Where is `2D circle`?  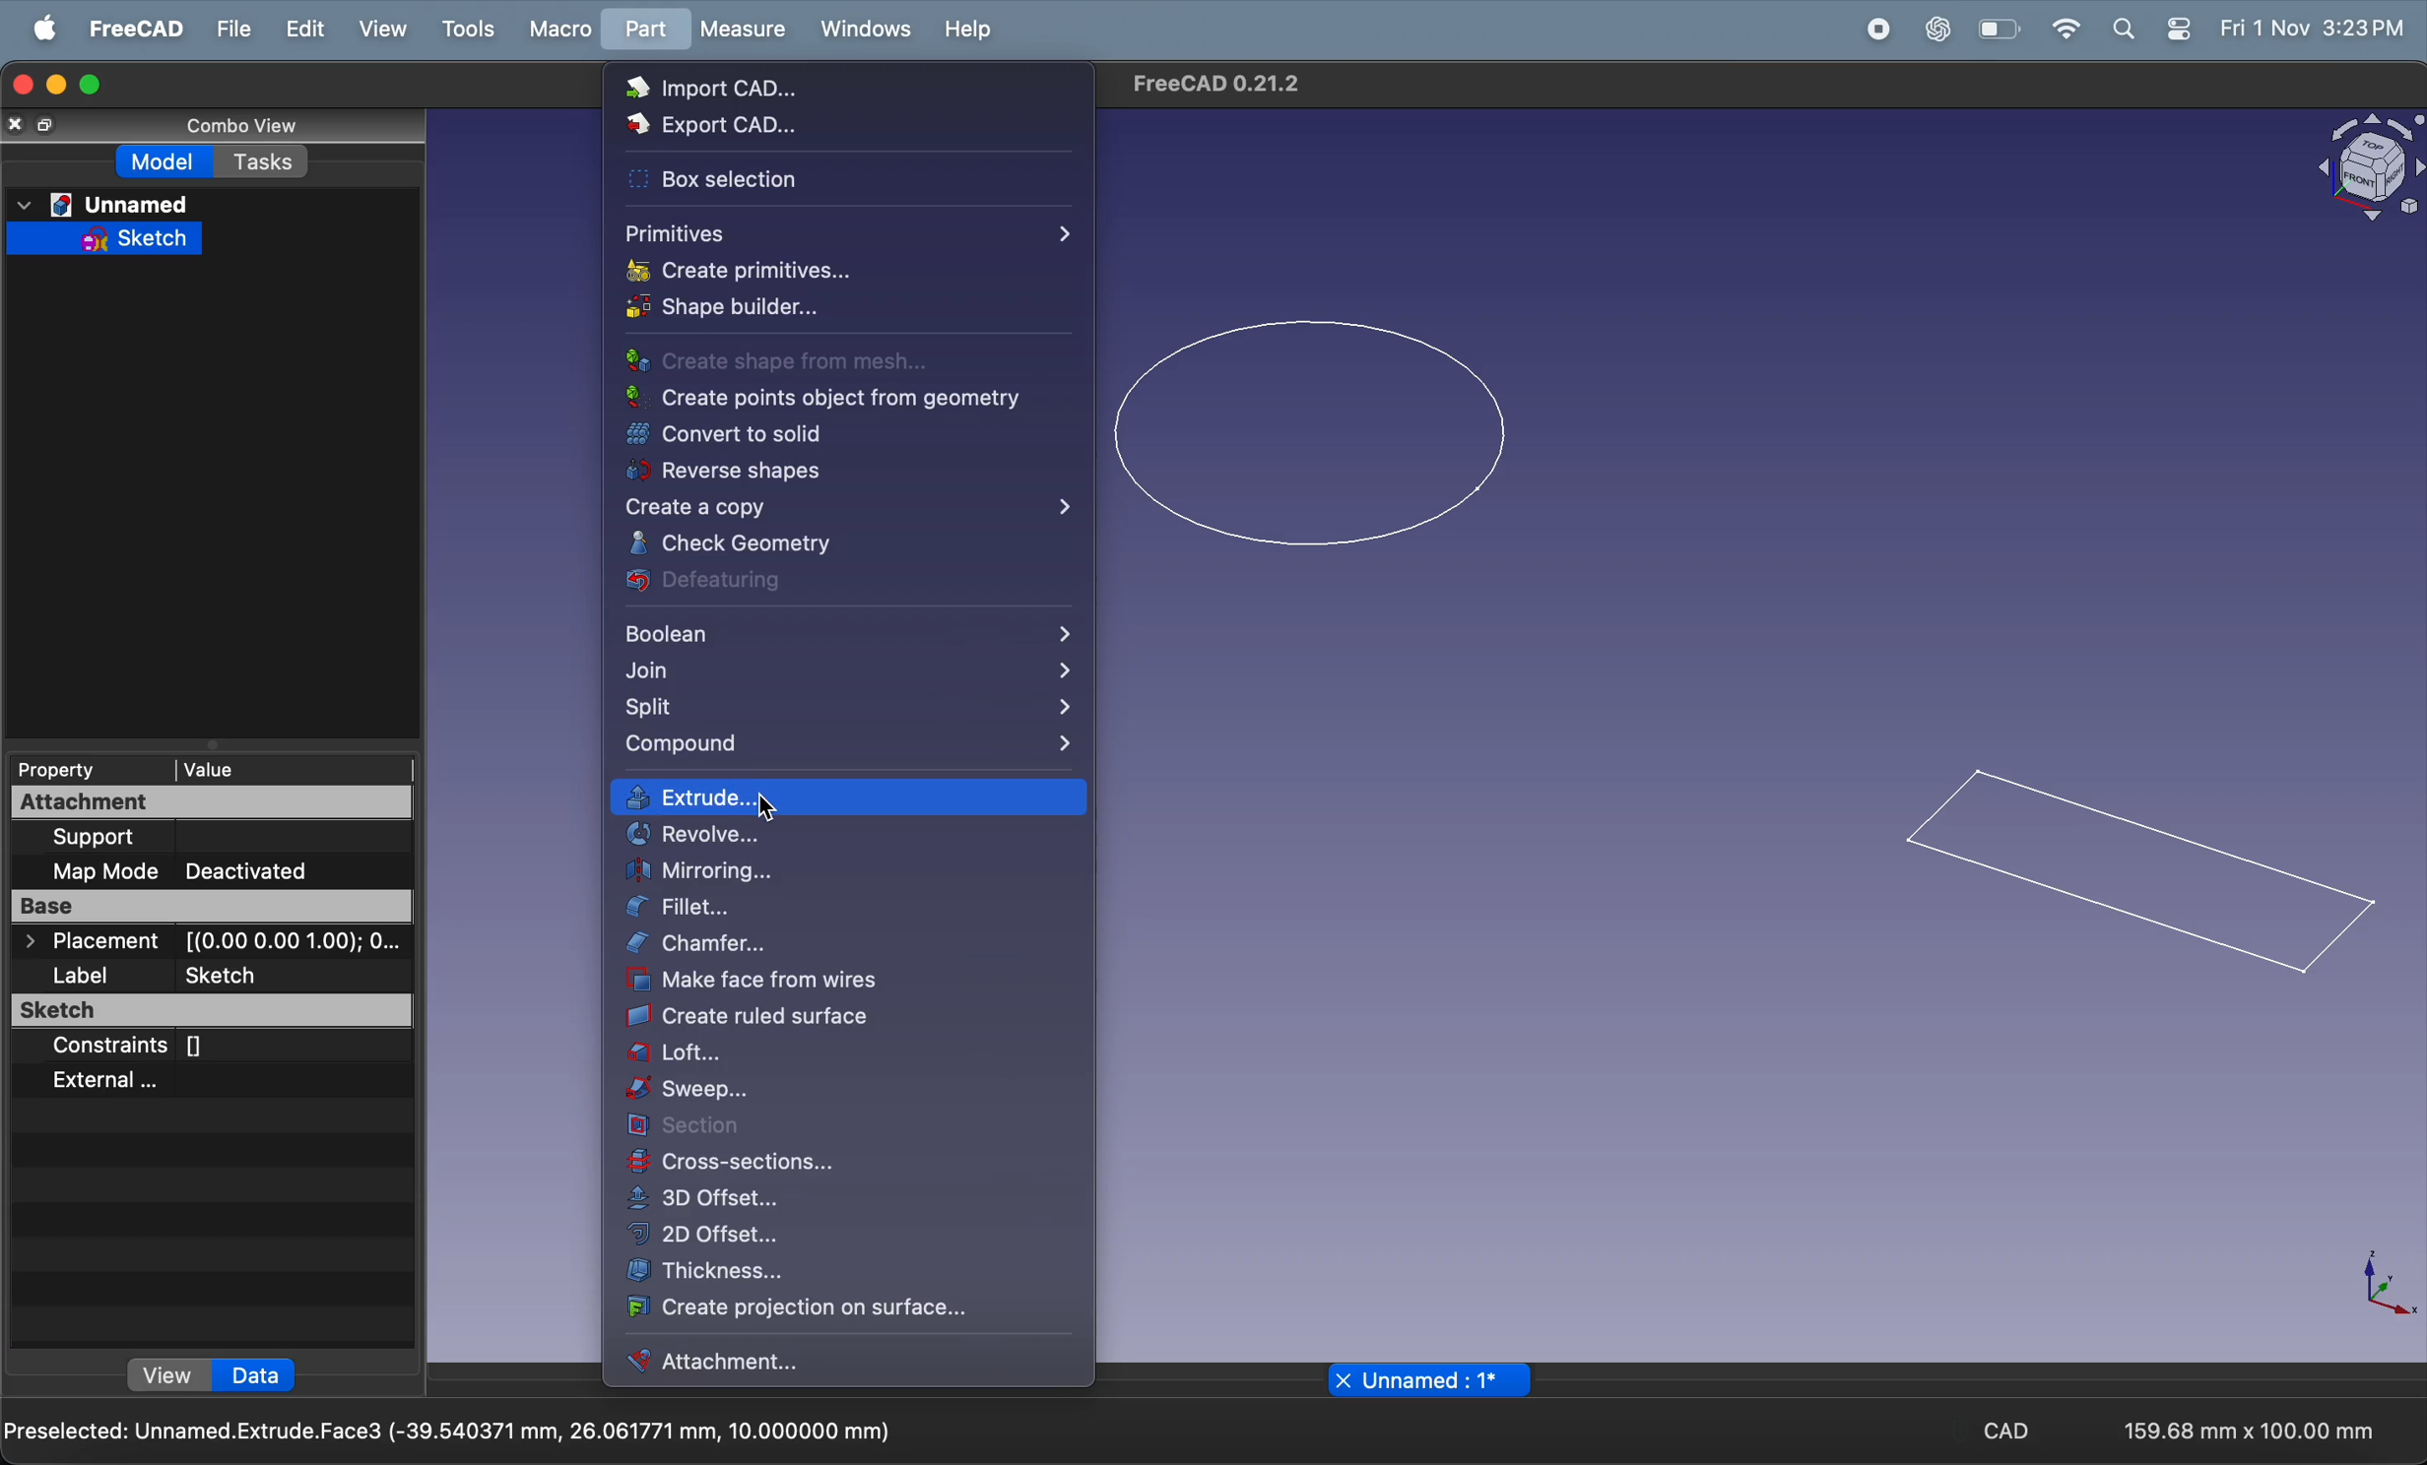 2D circle is located at coordinates (1305, 432).